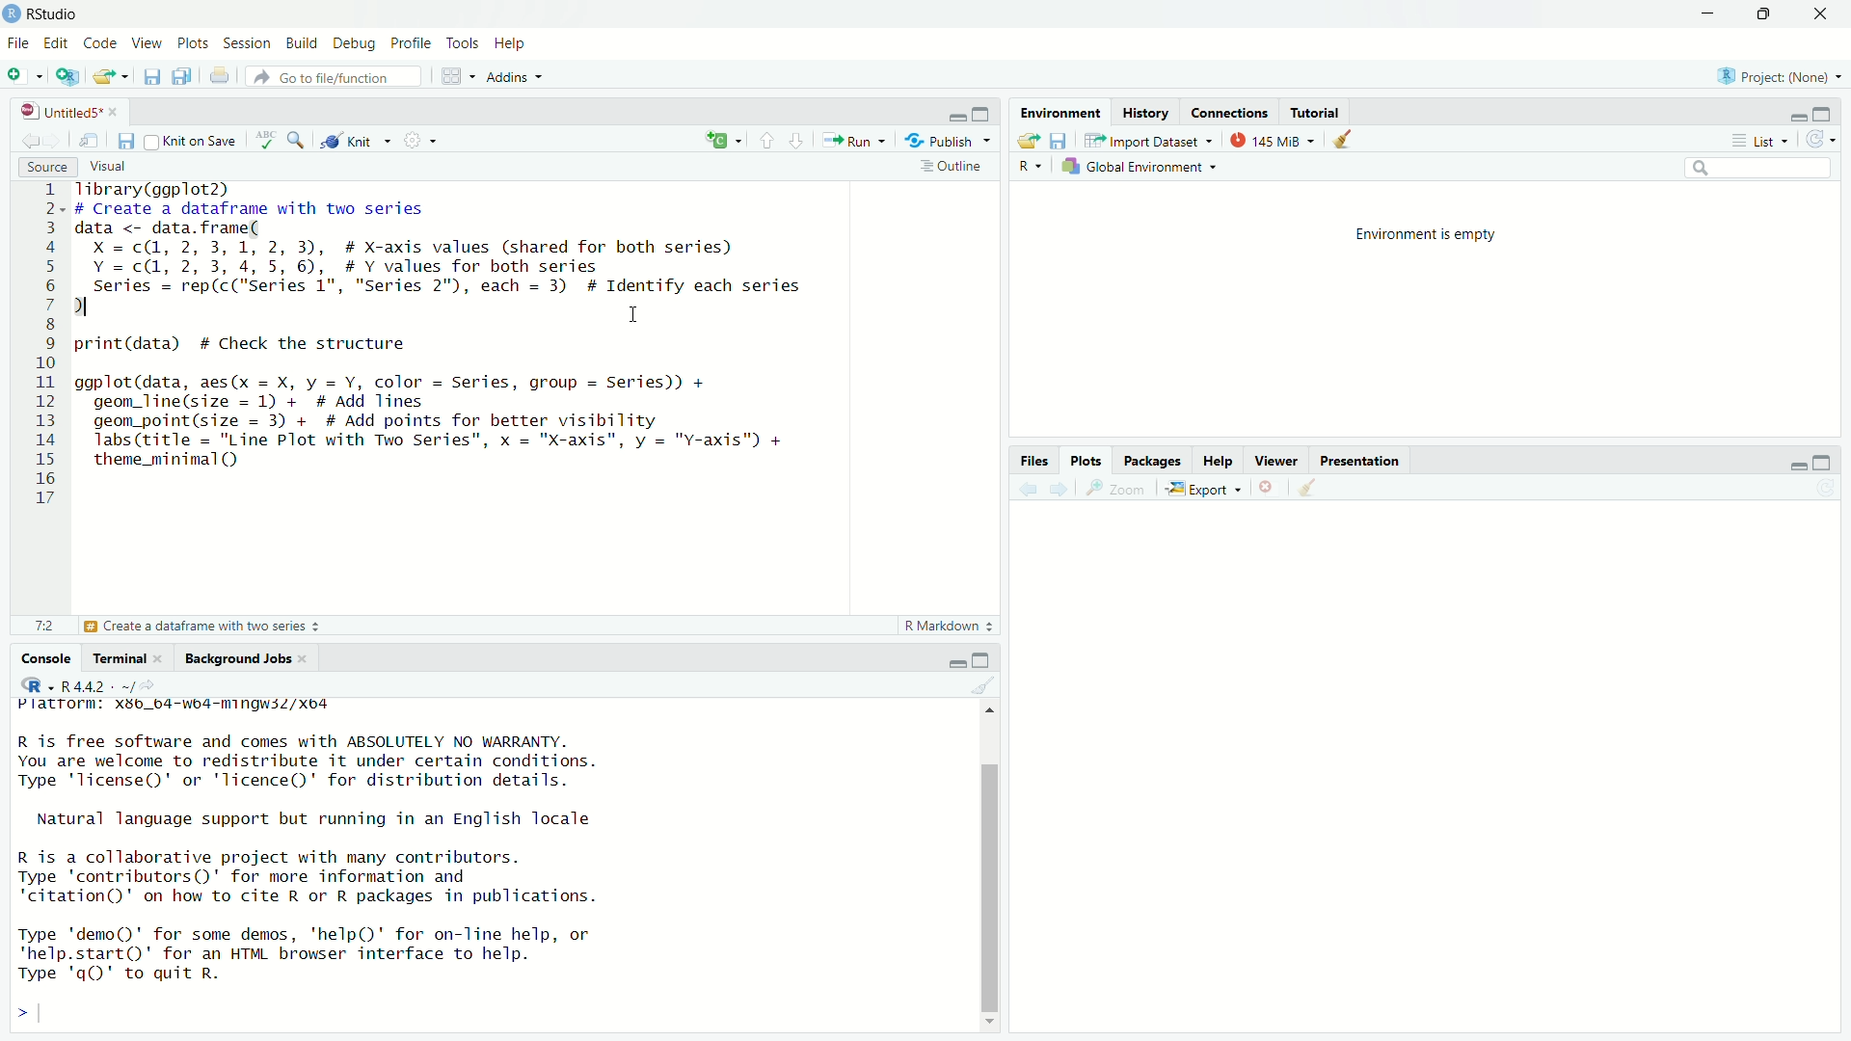  What do you see at coordinates (1366, 460) in the screenshot?
I see `Prsentation` at bounding box center [1366, 460].